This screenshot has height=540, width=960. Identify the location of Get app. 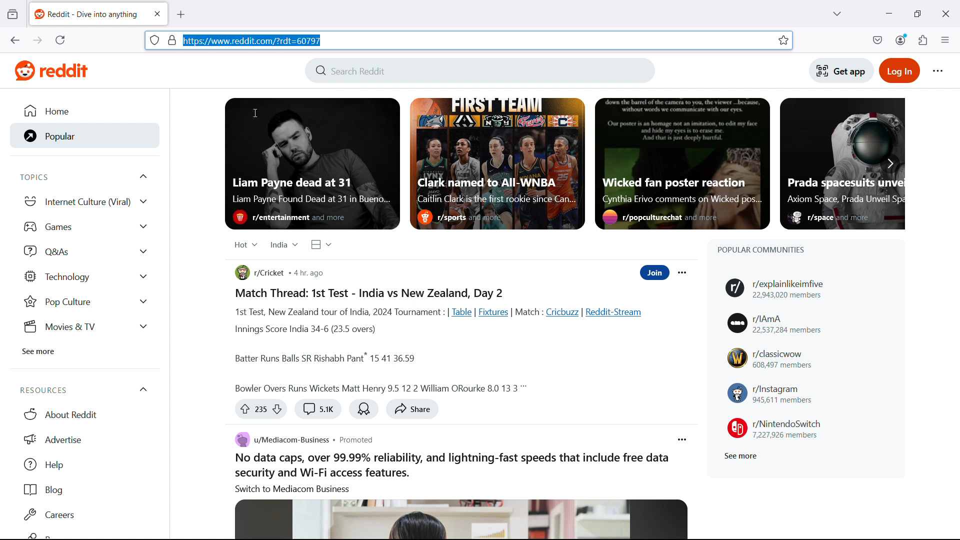
(841, 70).